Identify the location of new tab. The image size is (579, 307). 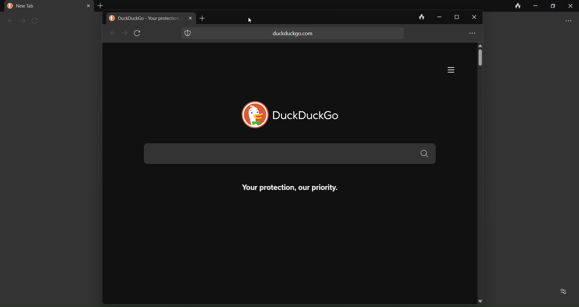
(204, 18).